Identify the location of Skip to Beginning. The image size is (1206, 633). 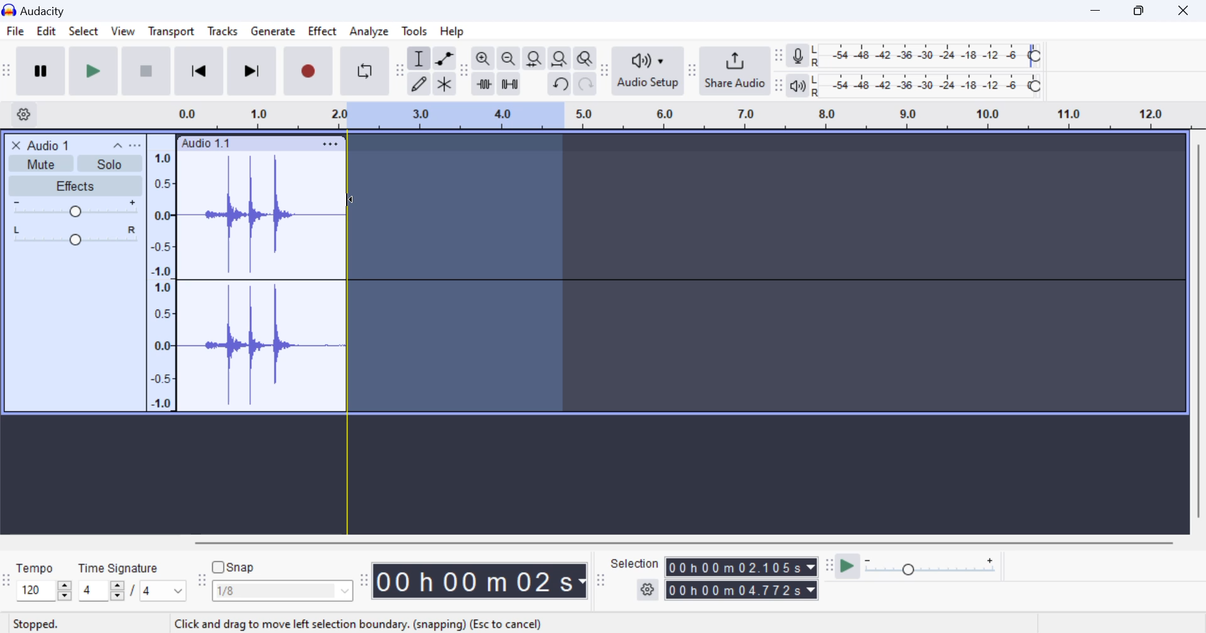
(198, 72).